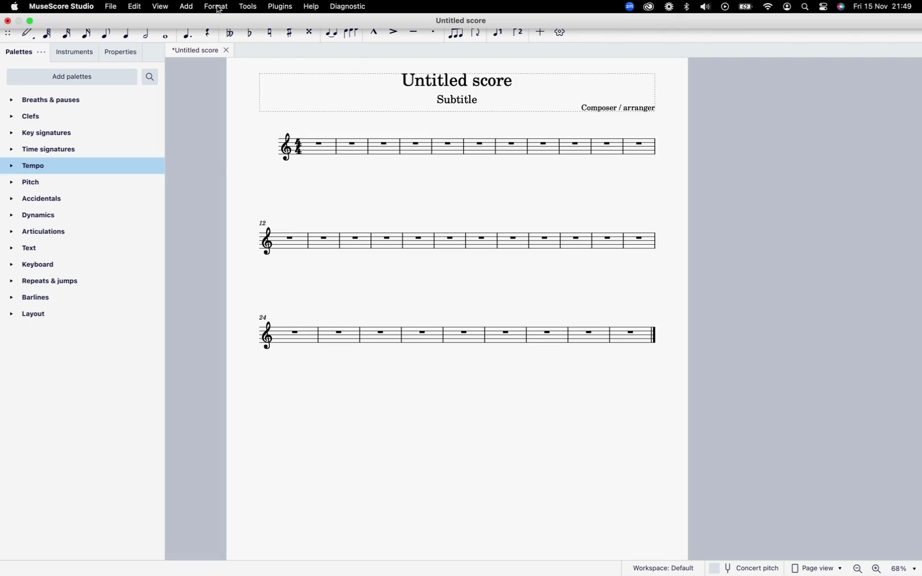 This screenshot has height=576, width=922. What do you see at coordinates (704, 8) in the screenshot?
I see `volume` at bounding box center [704, 8].